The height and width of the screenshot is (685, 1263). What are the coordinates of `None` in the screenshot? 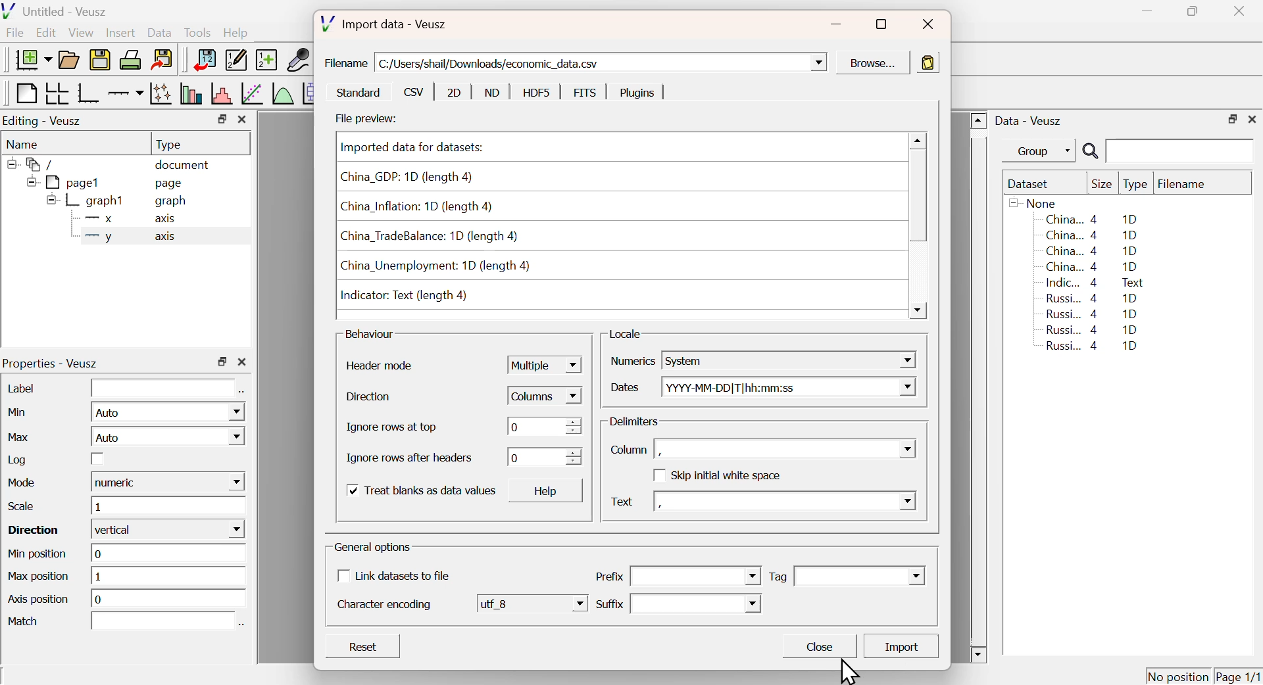 It's located at (1035, 202).